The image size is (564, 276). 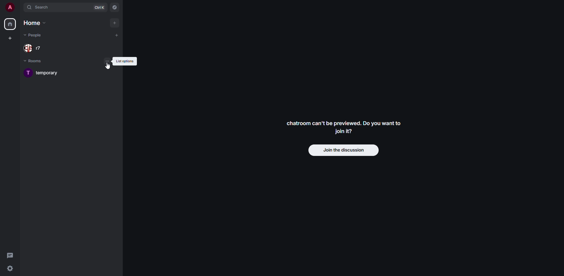 What do you see at coordinates (36, 23) in the screenshot?
I see `home` at bounding box center [36, 23].